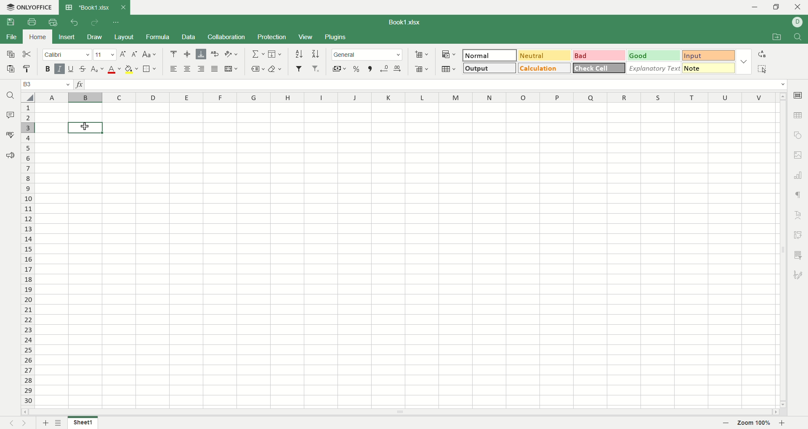 Image resolution: width=808 pixels, height=429 pixels. Describe the element at coordinates (125, 37) in the screenshot. I see `layout` at that location.